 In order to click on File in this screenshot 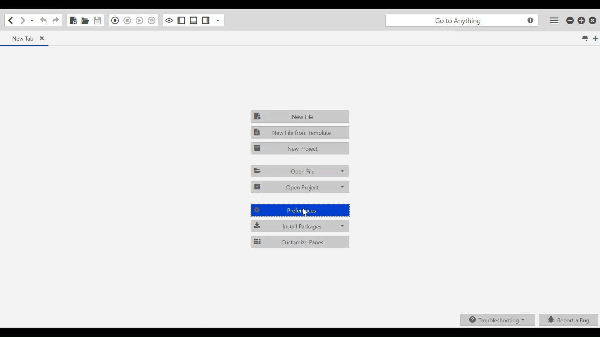, I will do `click(301, 116)`.